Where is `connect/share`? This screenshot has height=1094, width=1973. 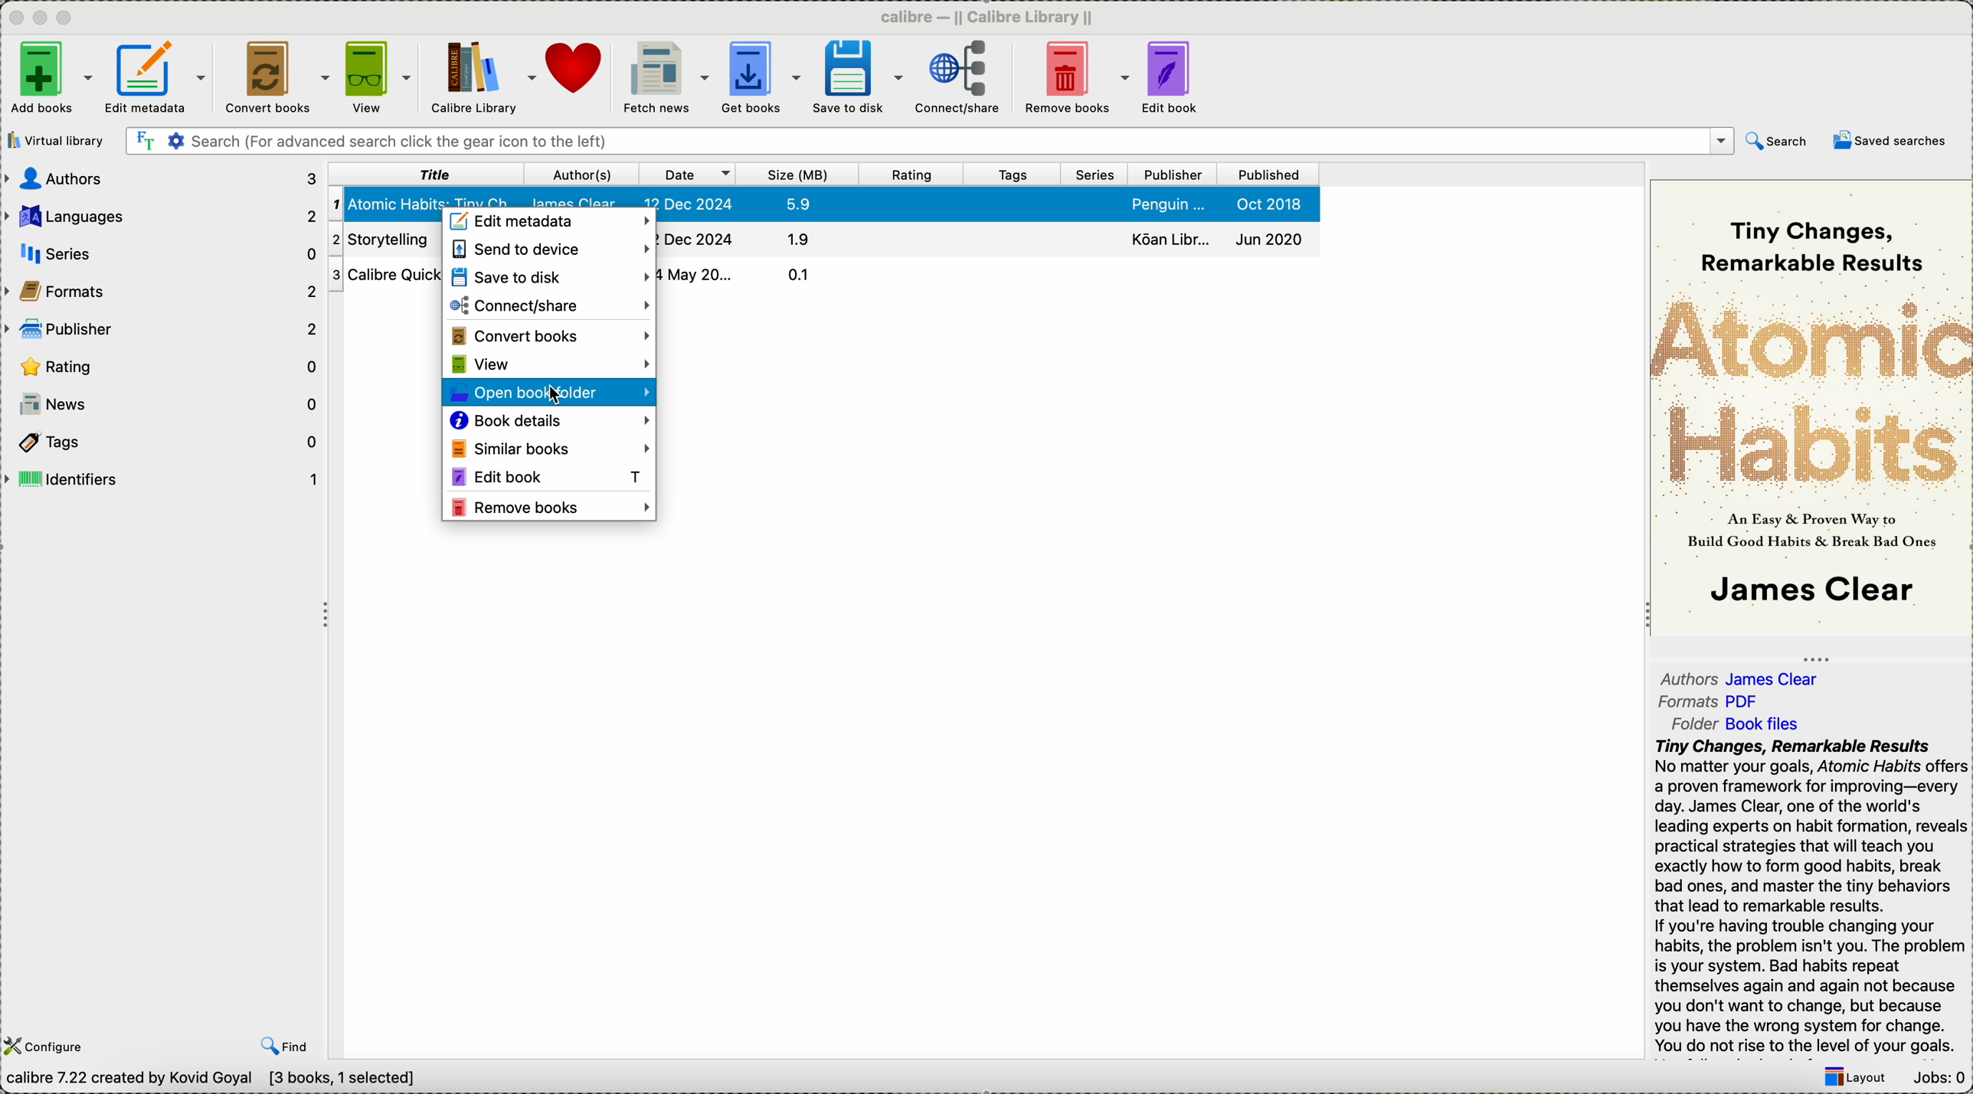
connect/share is located at coordinates (958, 80).